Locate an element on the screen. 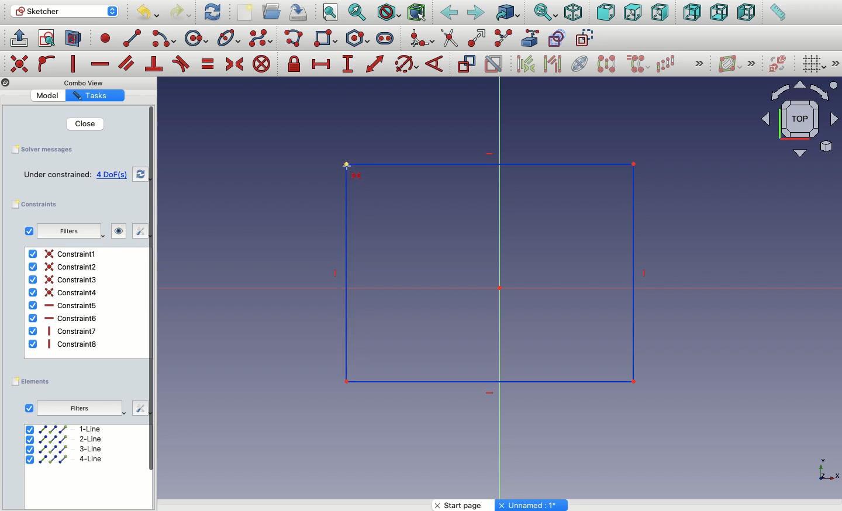 This screenshot has height=511, width=842. Select associated constrains is located at coordinates (523, 64).